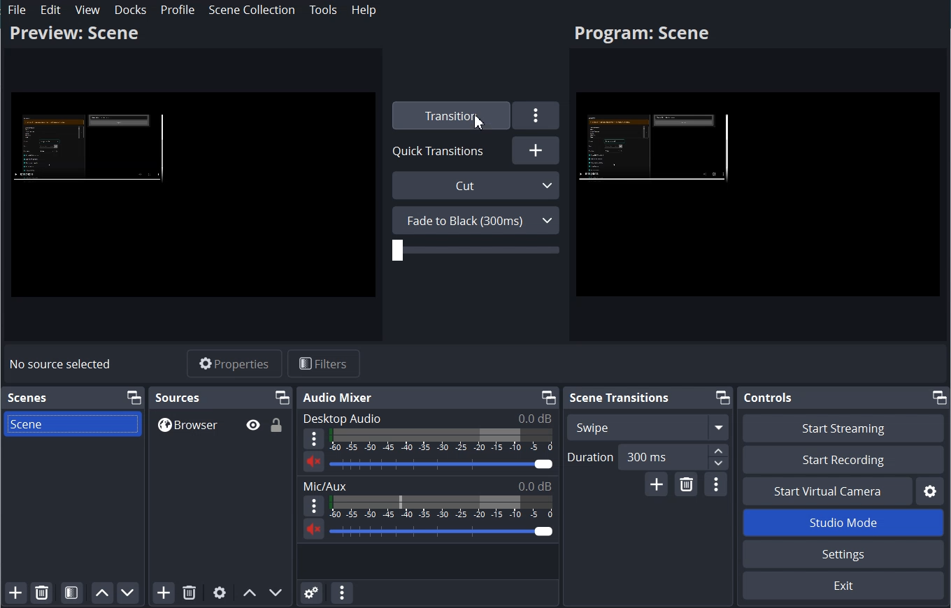  What do you see at coordinates (648, 458) in the screenshot?
I see `Duration` at bounding box center [648, 458].